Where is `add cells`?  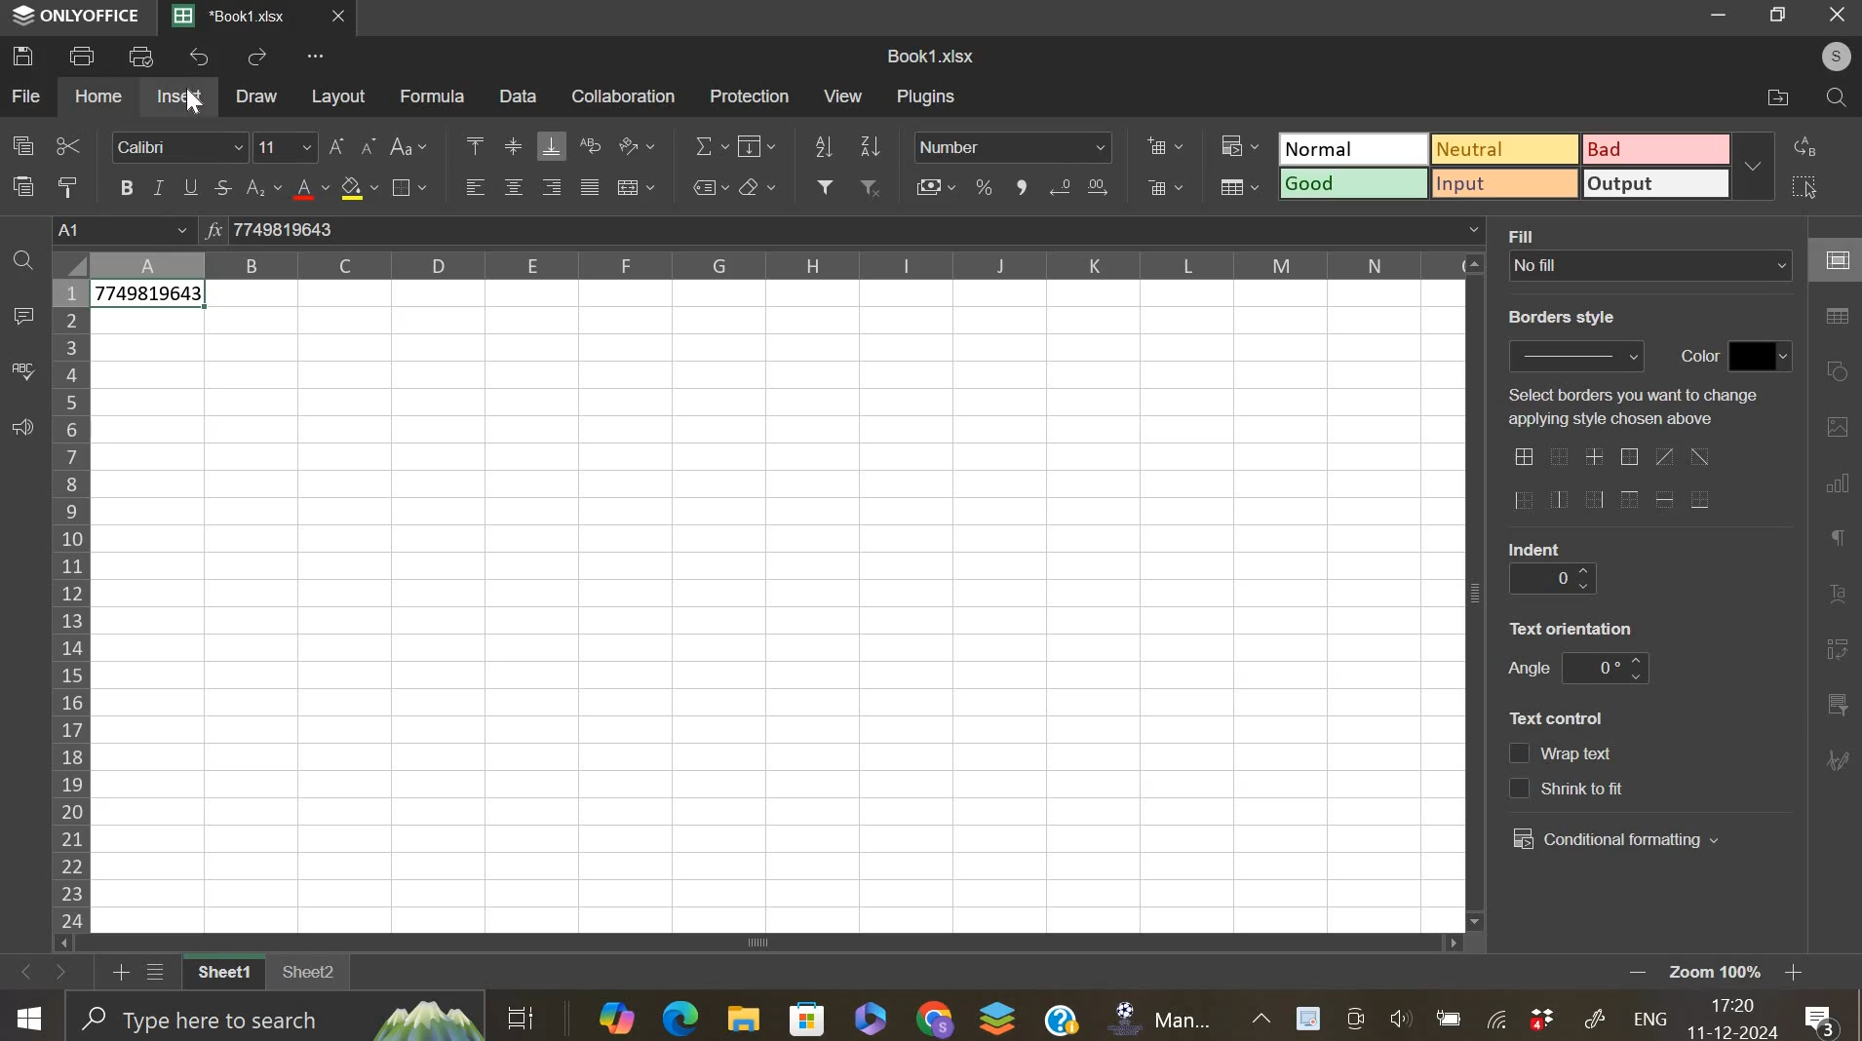 add cells is located at coordinates (1164, 146).